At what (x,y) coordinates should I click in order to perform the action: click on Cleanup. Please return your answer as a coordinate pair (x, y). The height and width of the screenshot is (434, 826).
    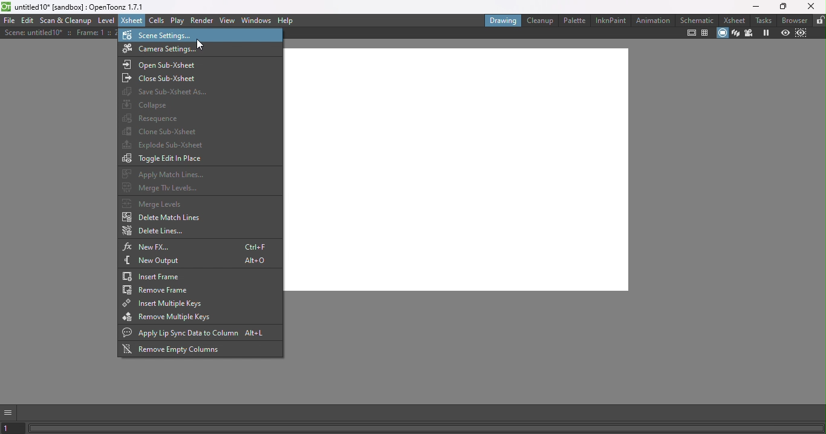
    Looking at the image, I should click on (539, 21).